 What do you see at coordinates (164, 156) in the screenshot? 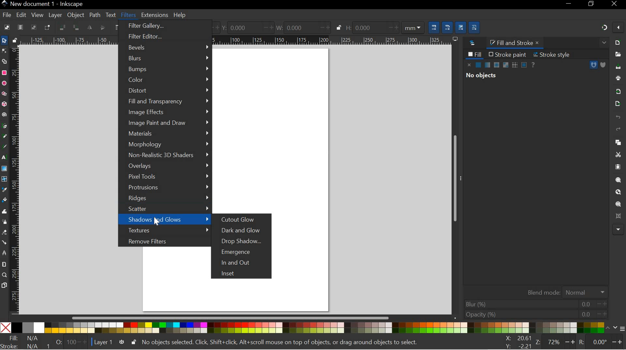
I see `NON-REALISTIC 3D SHADERS` at bounding box center [164, 156].